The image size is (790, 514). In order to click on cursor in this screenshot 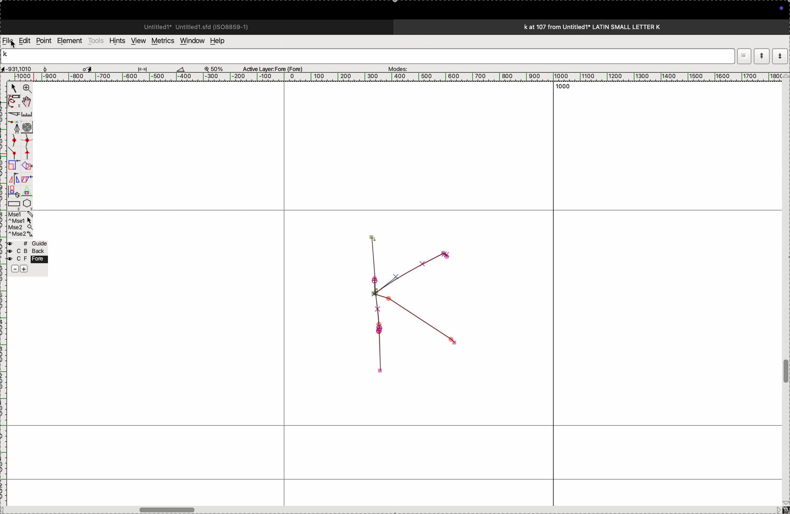, I will do `click(14, 89)`.